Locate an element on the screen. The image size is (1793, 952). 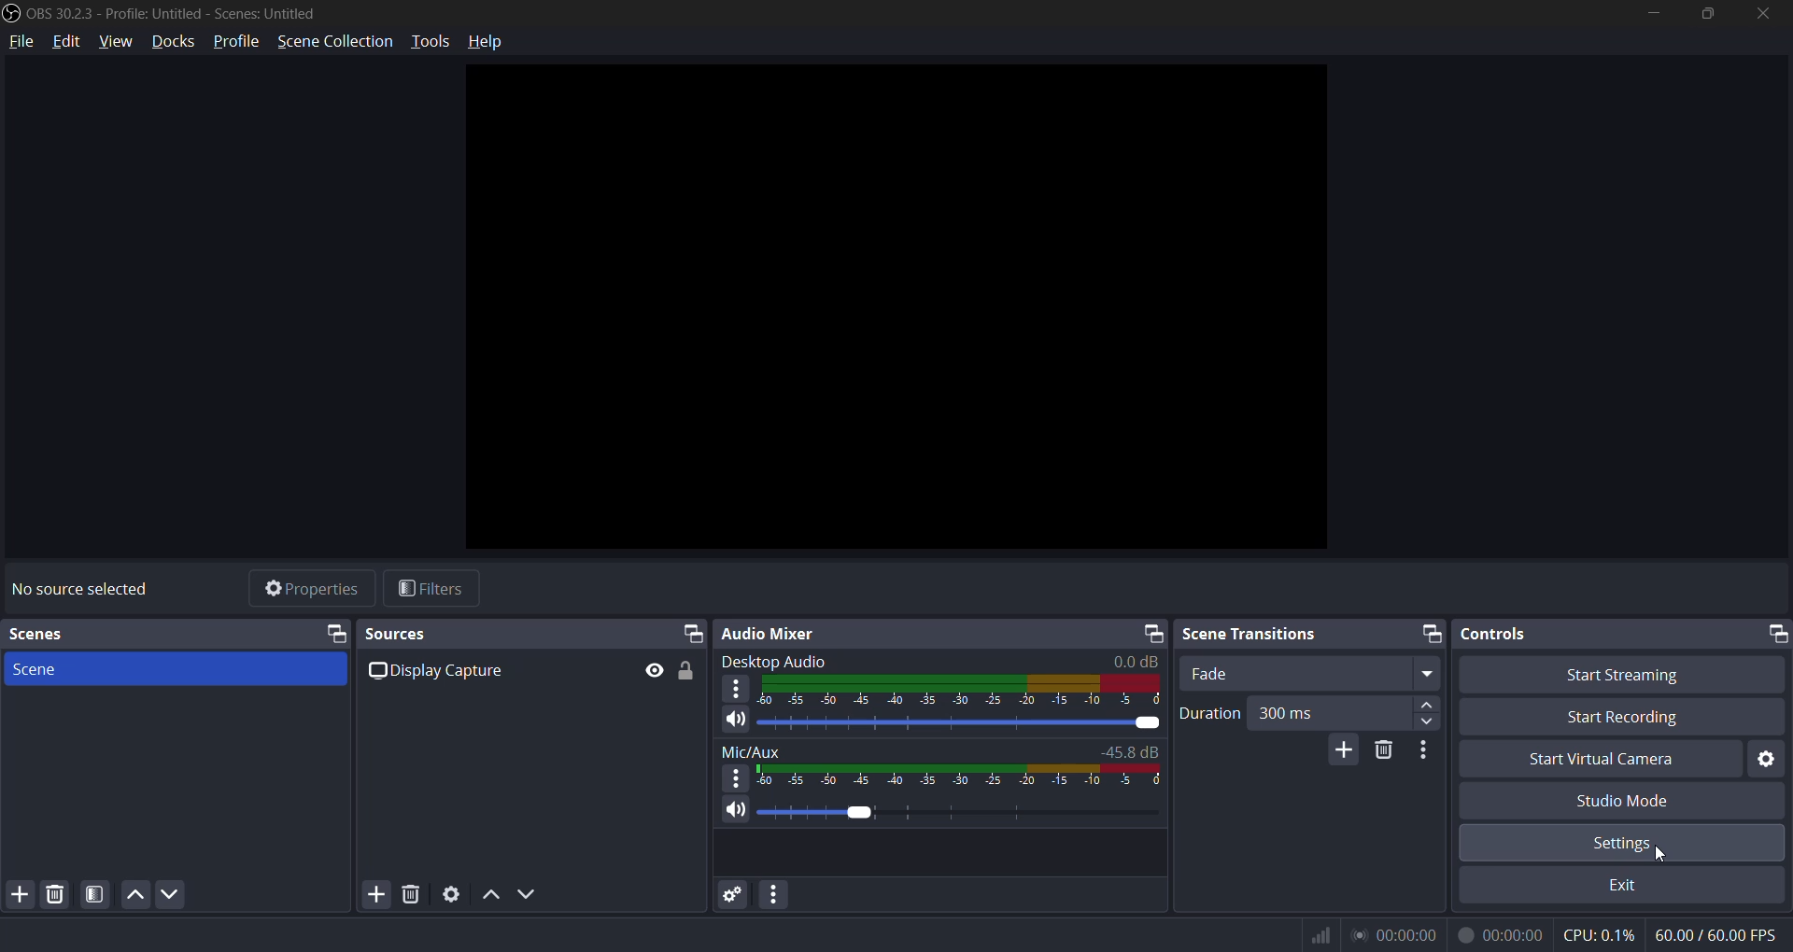
increase is located at coordinates (1430, 704).